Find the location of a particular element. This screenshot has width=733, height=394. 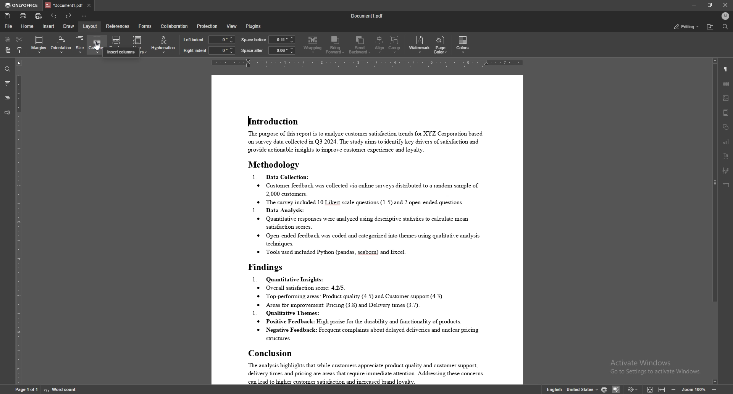

right indent input is located at coordinates (222, 50).